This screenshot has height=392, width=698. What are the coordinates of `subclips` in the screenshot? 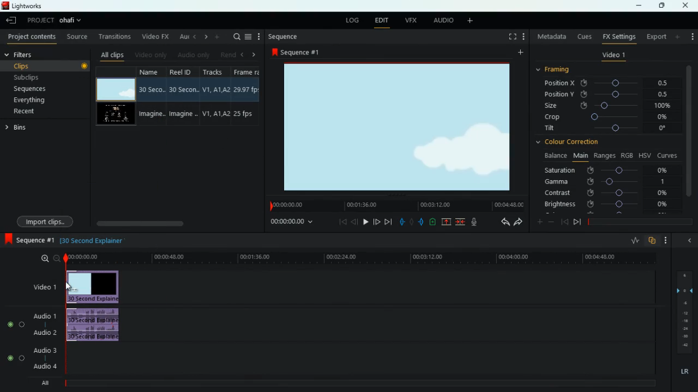 It's located at (29, 77).